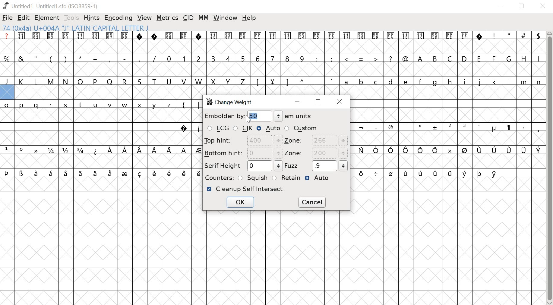 This screenshot has height=305, width=553. I want to click on MM, so click(204, 18).